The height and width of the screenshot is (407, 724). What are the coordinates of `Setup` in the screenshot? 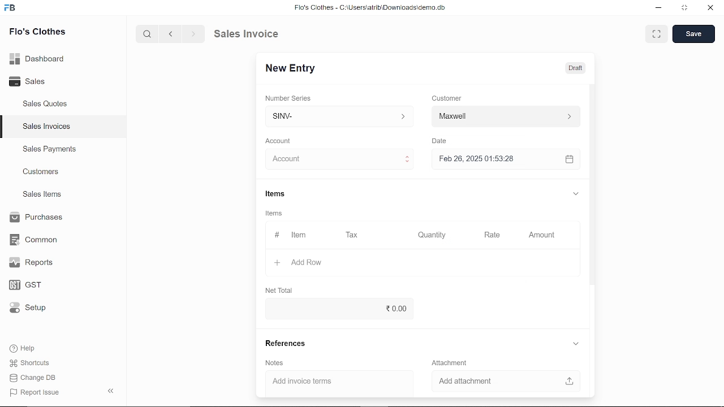 It's located at (36, 309).